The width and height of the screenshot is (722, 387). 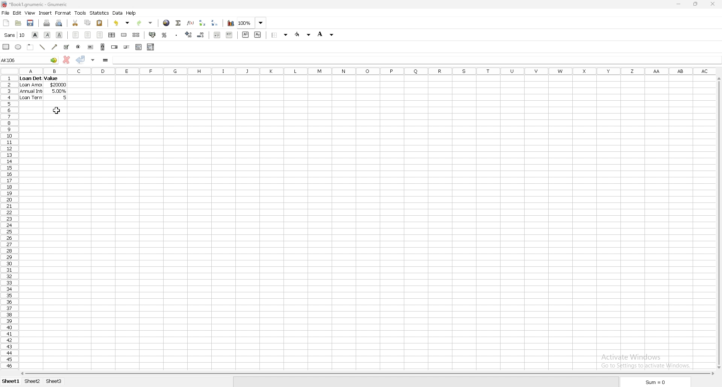 I want to click on functions, so click(x=191, y=23).